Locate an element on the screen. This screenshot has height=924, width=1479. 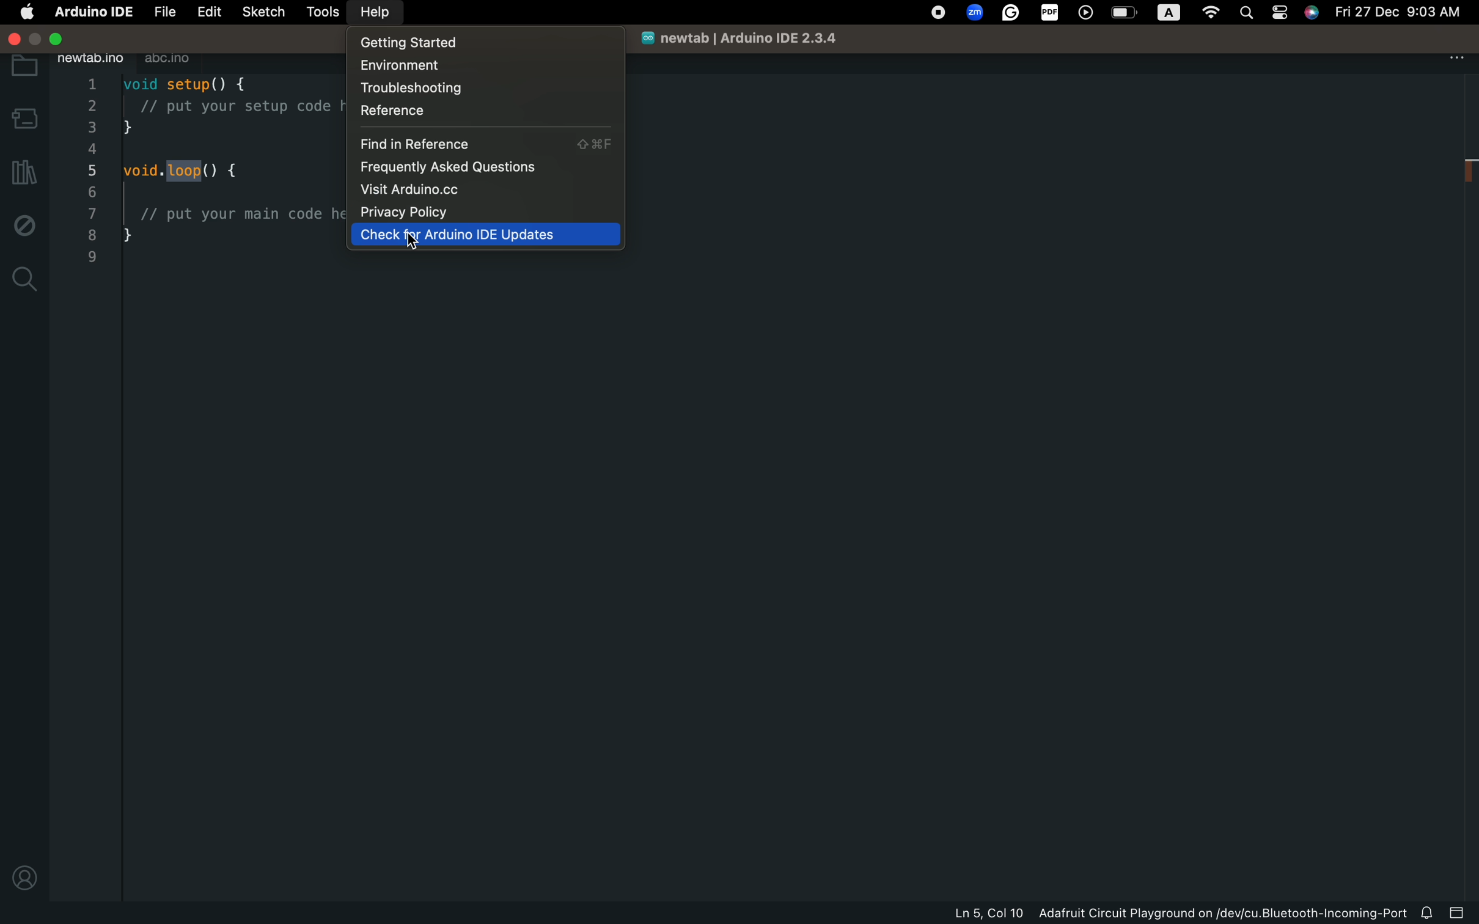
board manager is located at coordinates (25, 117).